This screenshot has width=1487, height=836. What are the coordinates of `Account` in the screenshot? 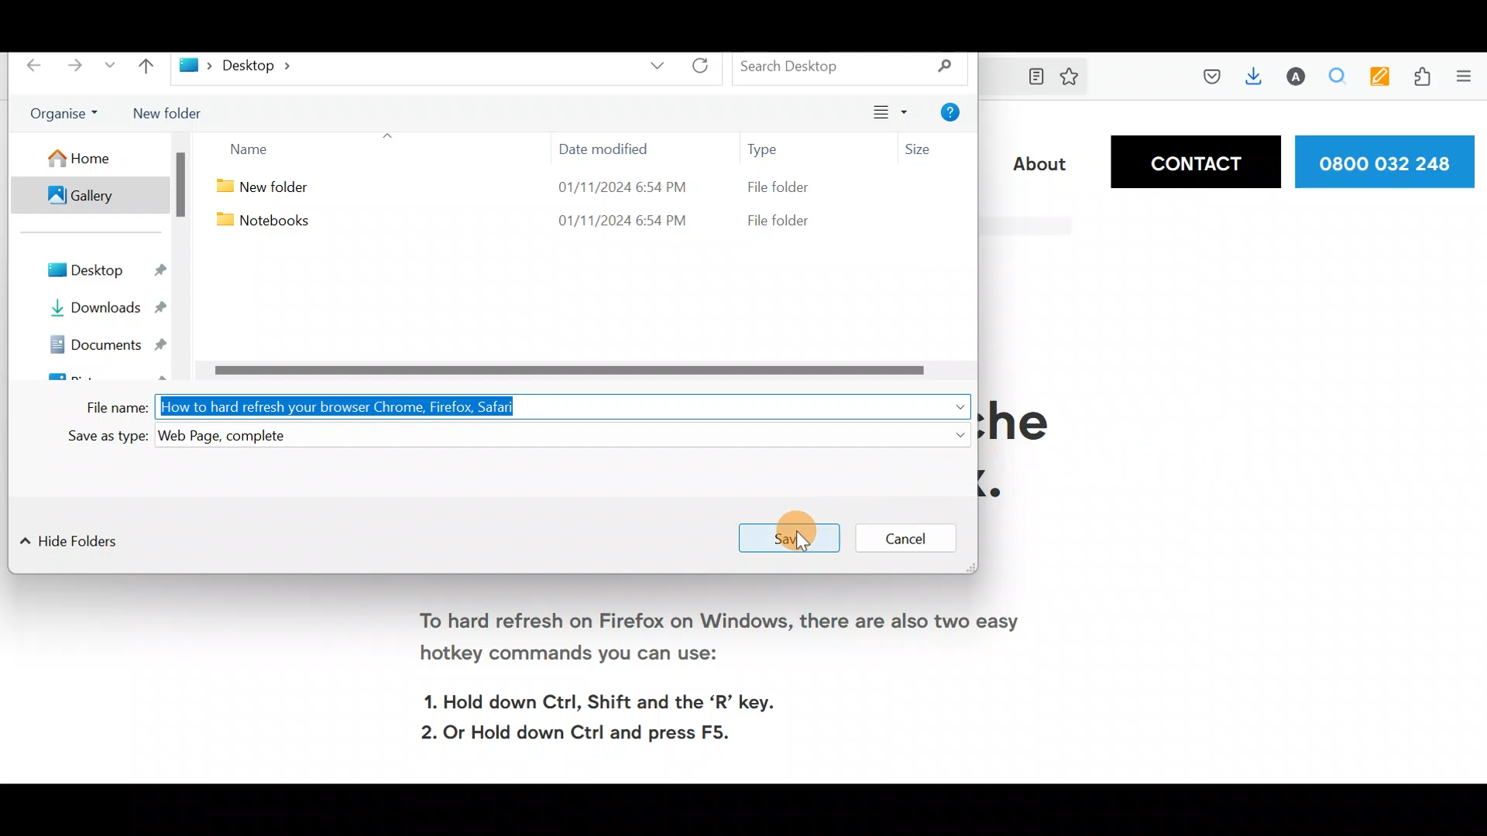 It's located at (1300, 77).